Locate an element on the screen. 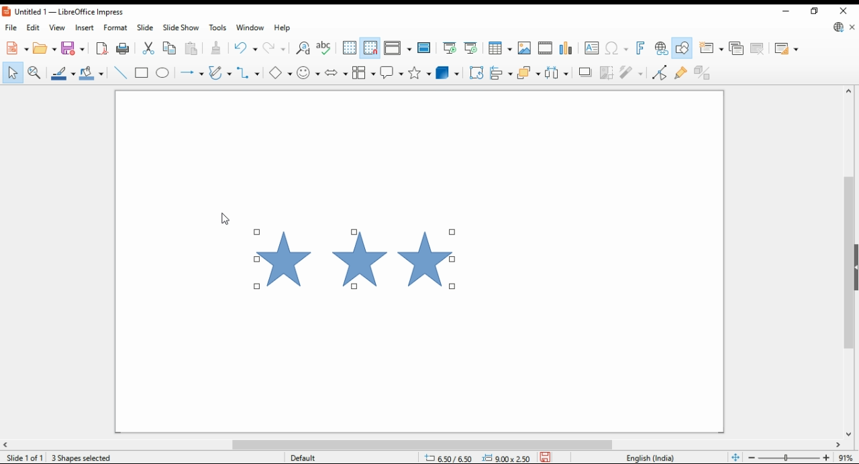  grouped is located at coordinates (356, 259).